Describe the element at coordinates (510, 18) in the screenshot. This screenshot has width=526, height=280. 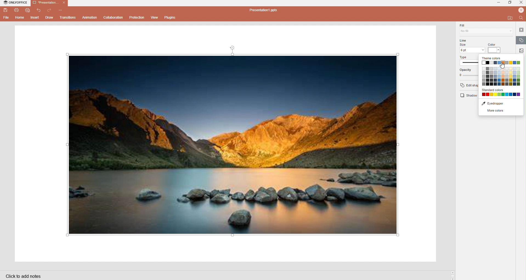
I see `open file location` at that location.